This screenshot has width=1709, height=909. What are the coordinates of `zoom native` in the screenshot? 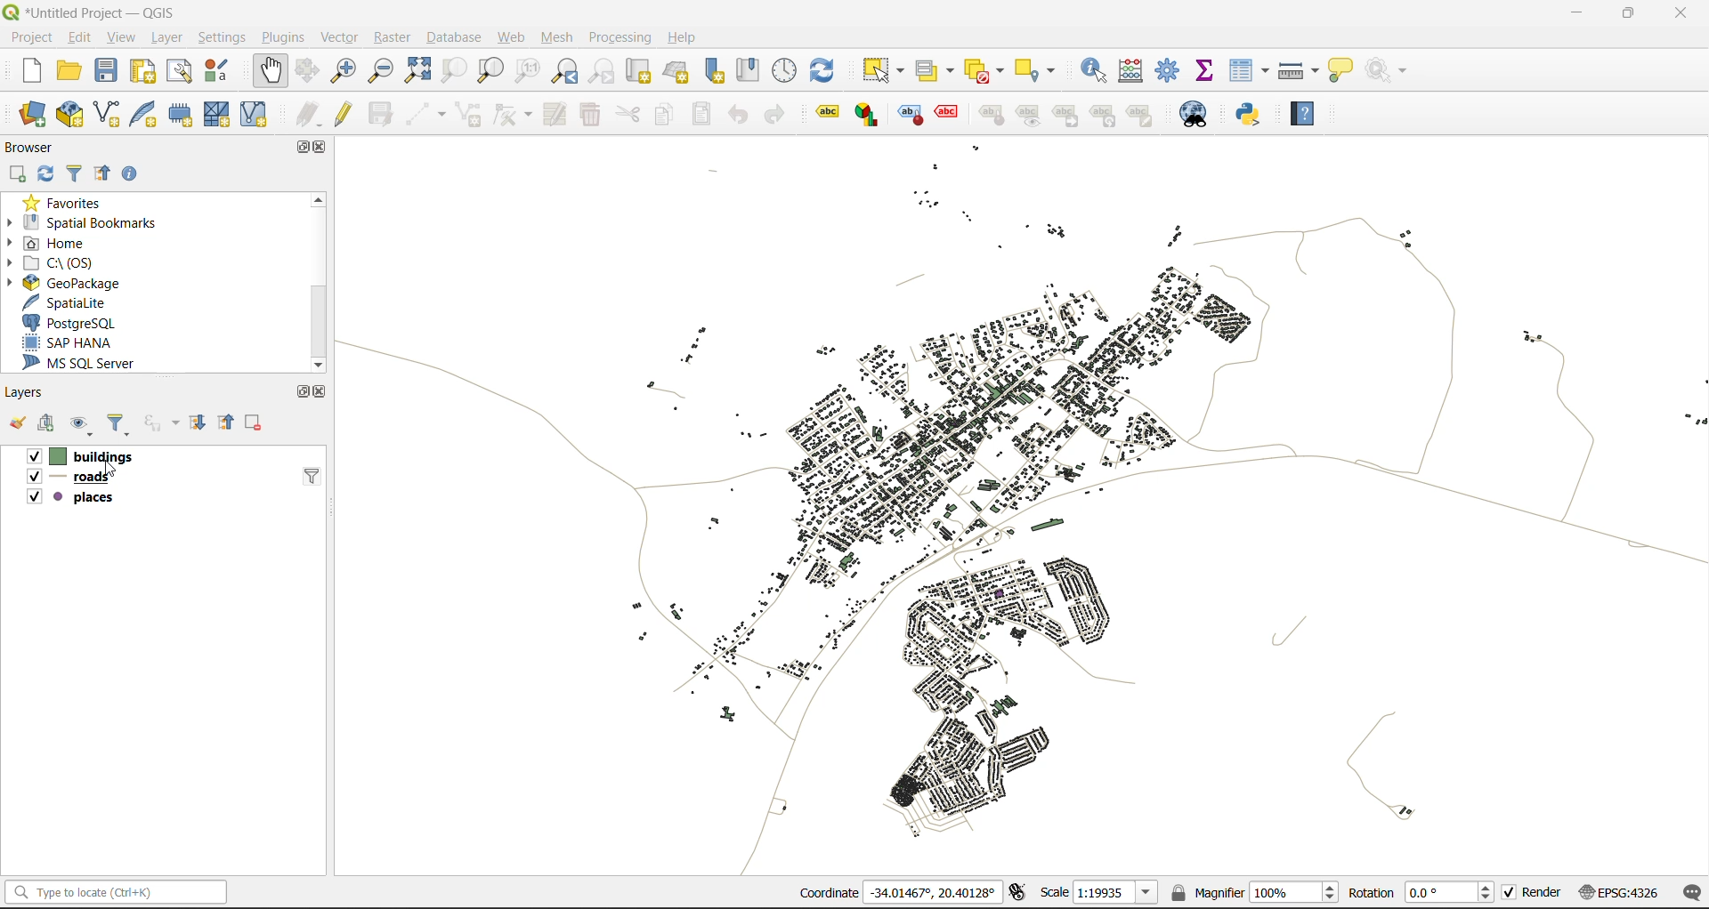 It's located at (530, 69).